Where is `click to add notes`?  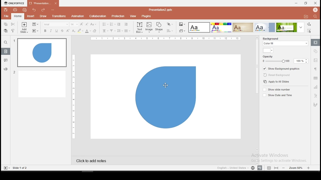 click to add notes is located at coordinates (95, 160).